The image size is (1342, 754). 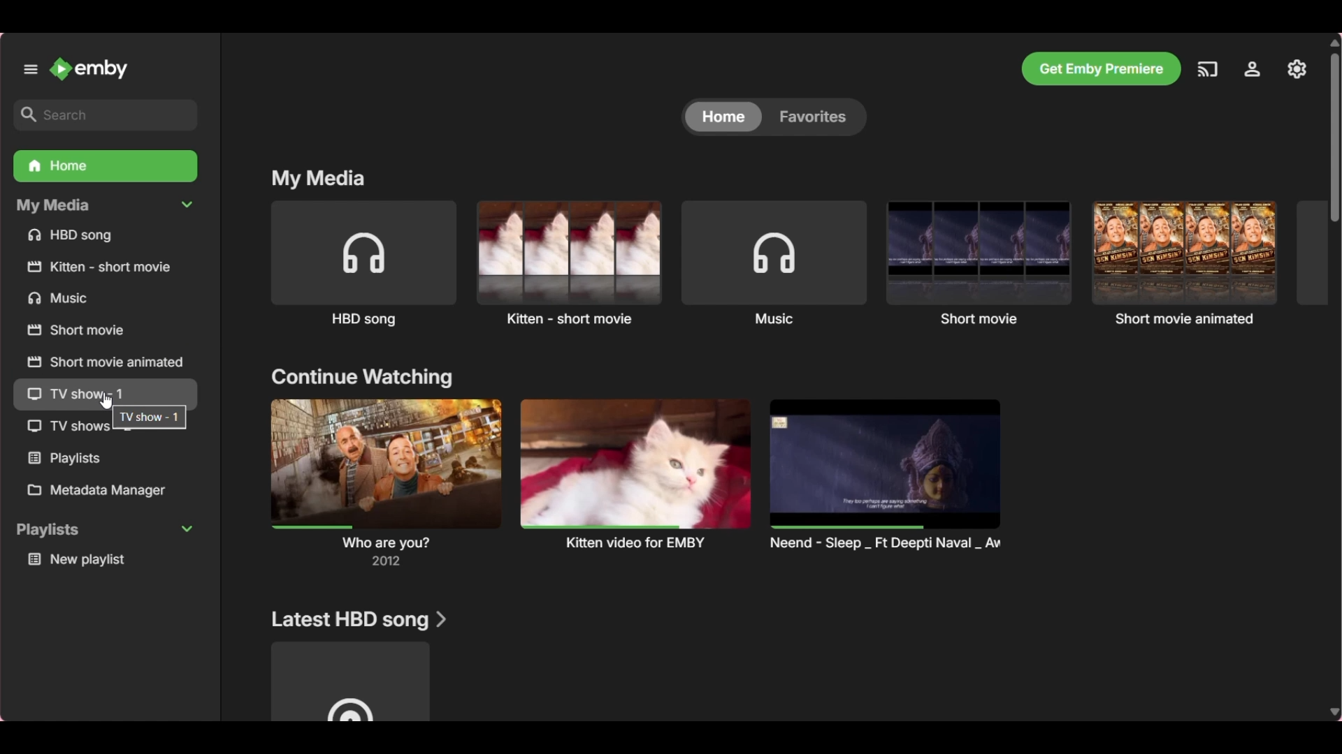 I want to click on Short film, so click(x=979, y=263).